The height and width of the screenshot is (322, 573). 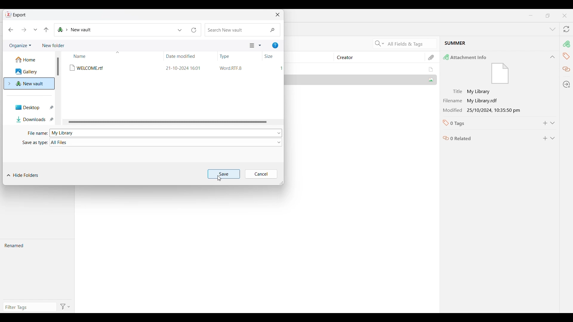 I want to click on New vault , so click(x=29, y=83).